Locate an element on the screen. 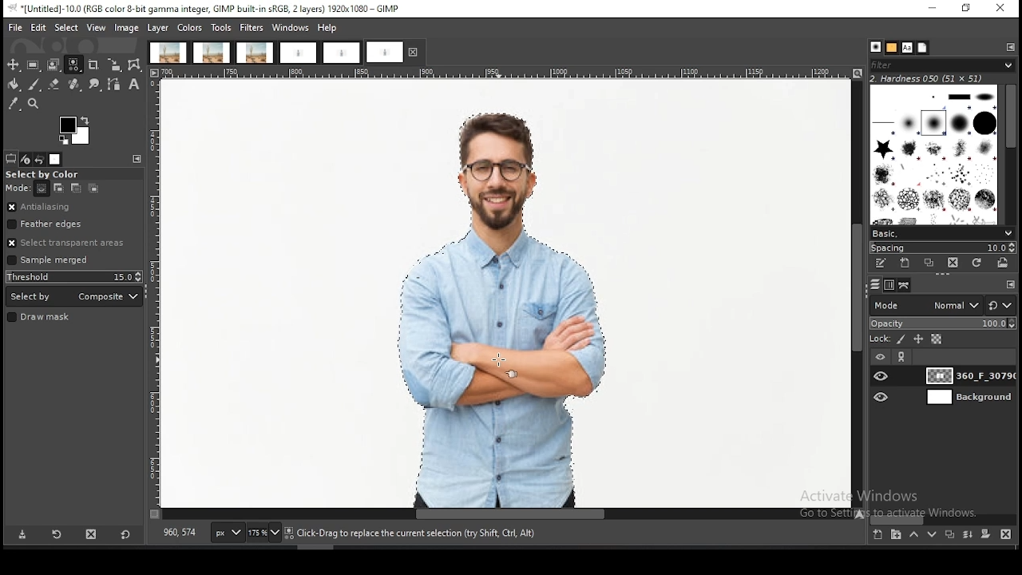  scroll bar is located at coordinates (944, 519).